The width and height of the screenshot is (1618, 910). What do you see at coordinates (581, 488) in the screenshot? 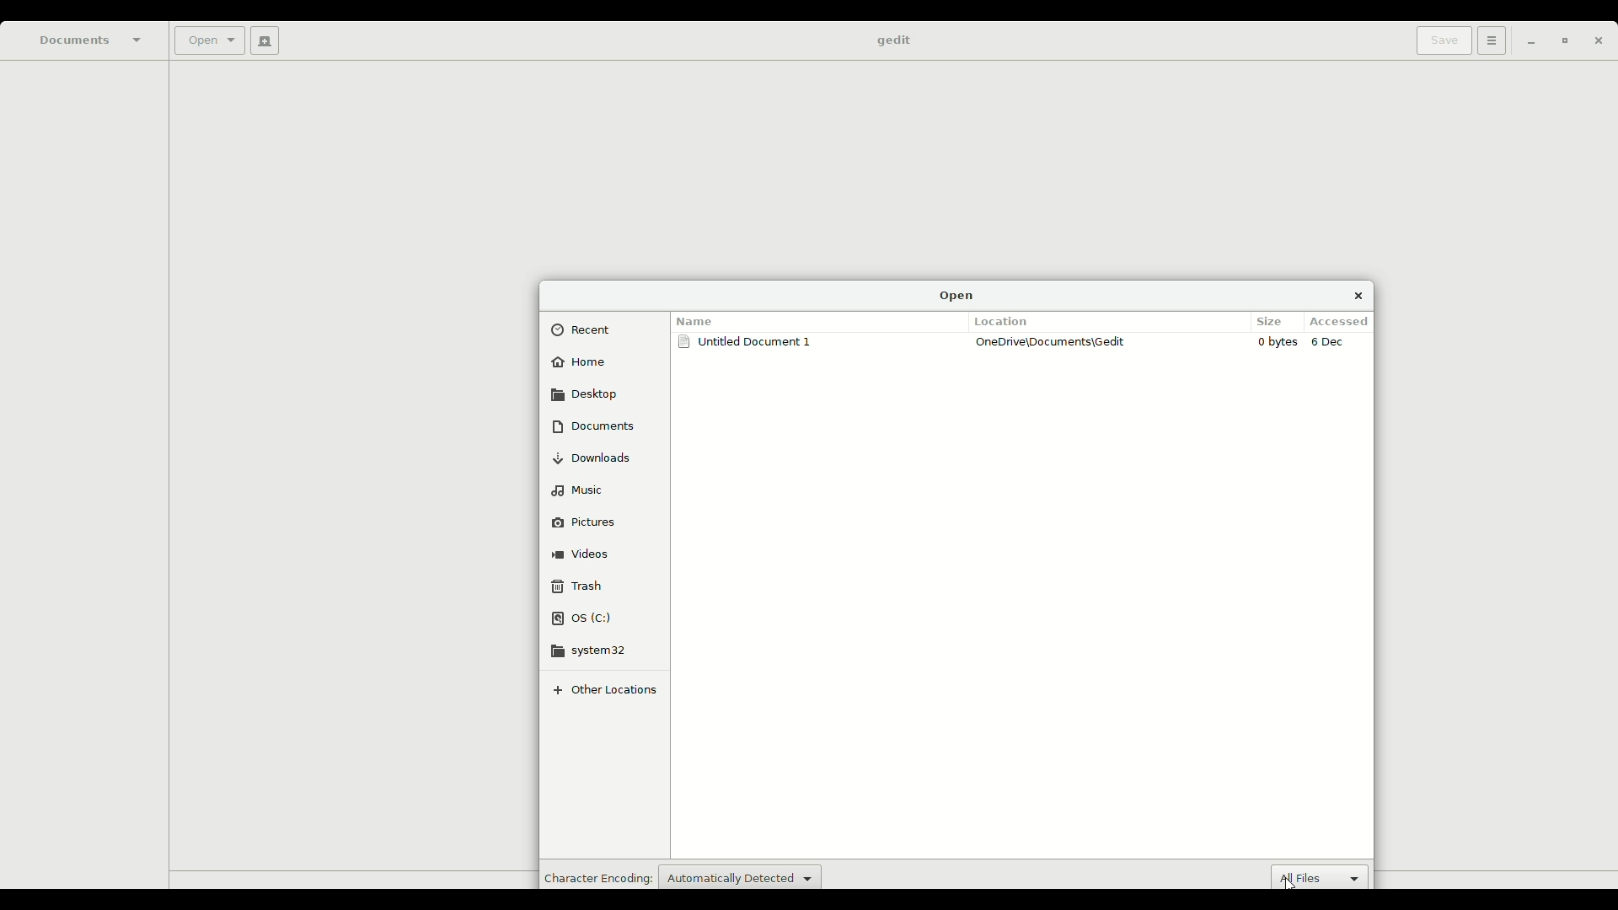
I see `Music` at bounding box center [581, 488].